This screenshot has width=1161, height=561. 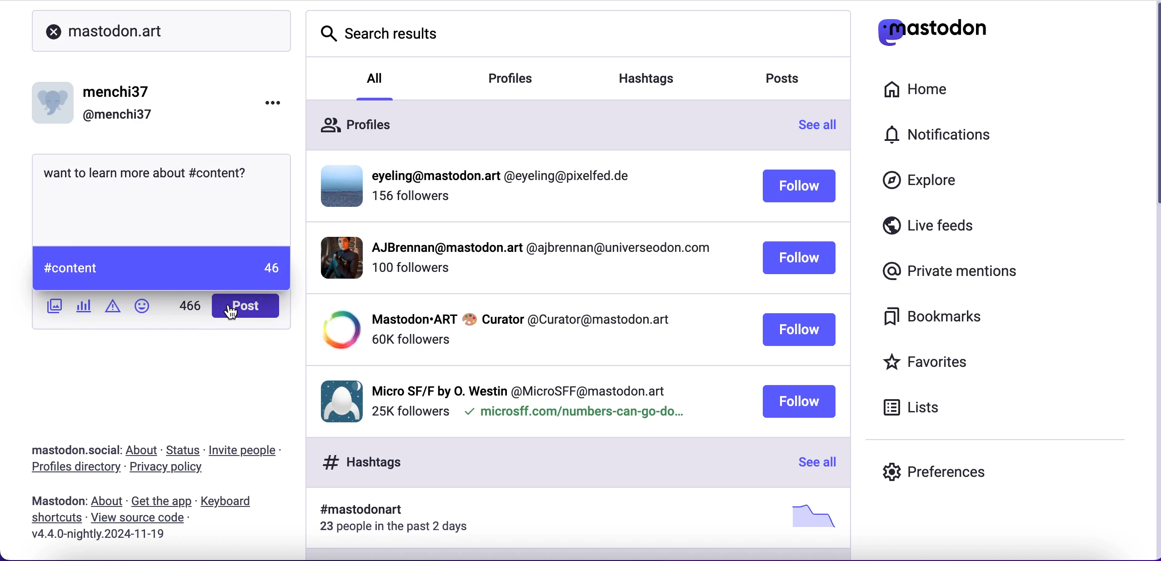 What do you see at coordinates (410, 412) in the screenshot?
I see `followers` at bounding box center [410, 412].